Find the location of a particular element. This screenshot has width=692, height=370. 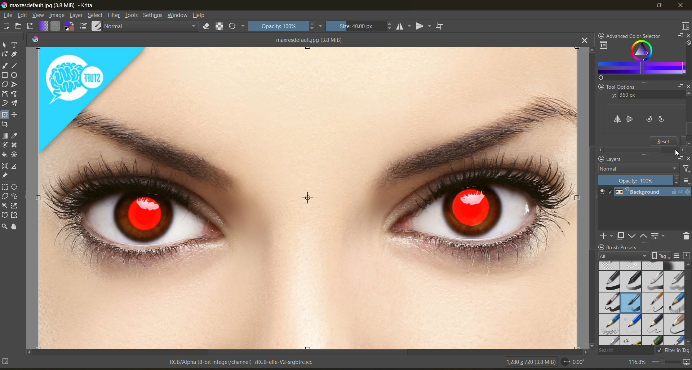

image metadata is located at coordinates (529, 363).